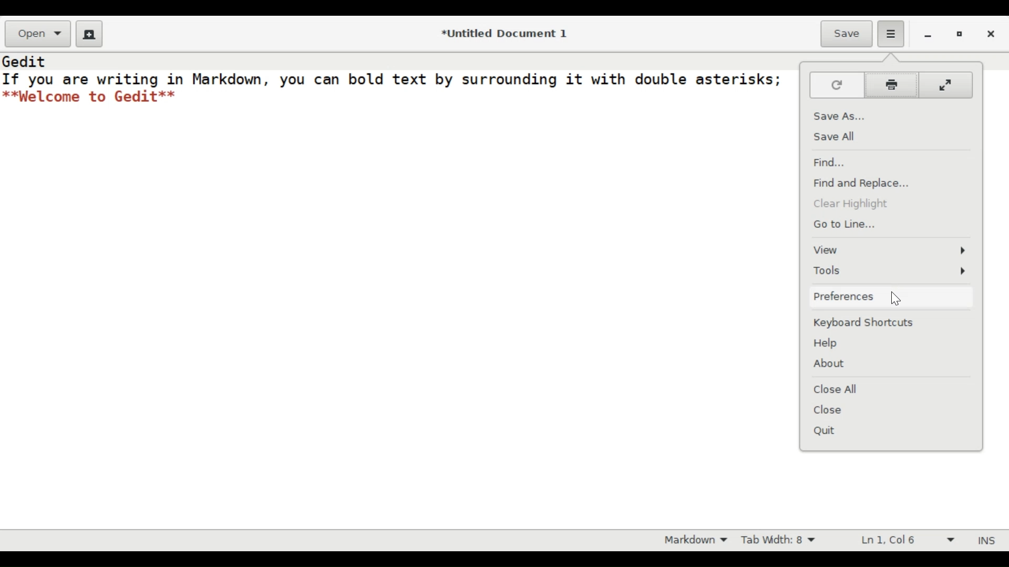  I want to click on Save  All, so click(842, 136).